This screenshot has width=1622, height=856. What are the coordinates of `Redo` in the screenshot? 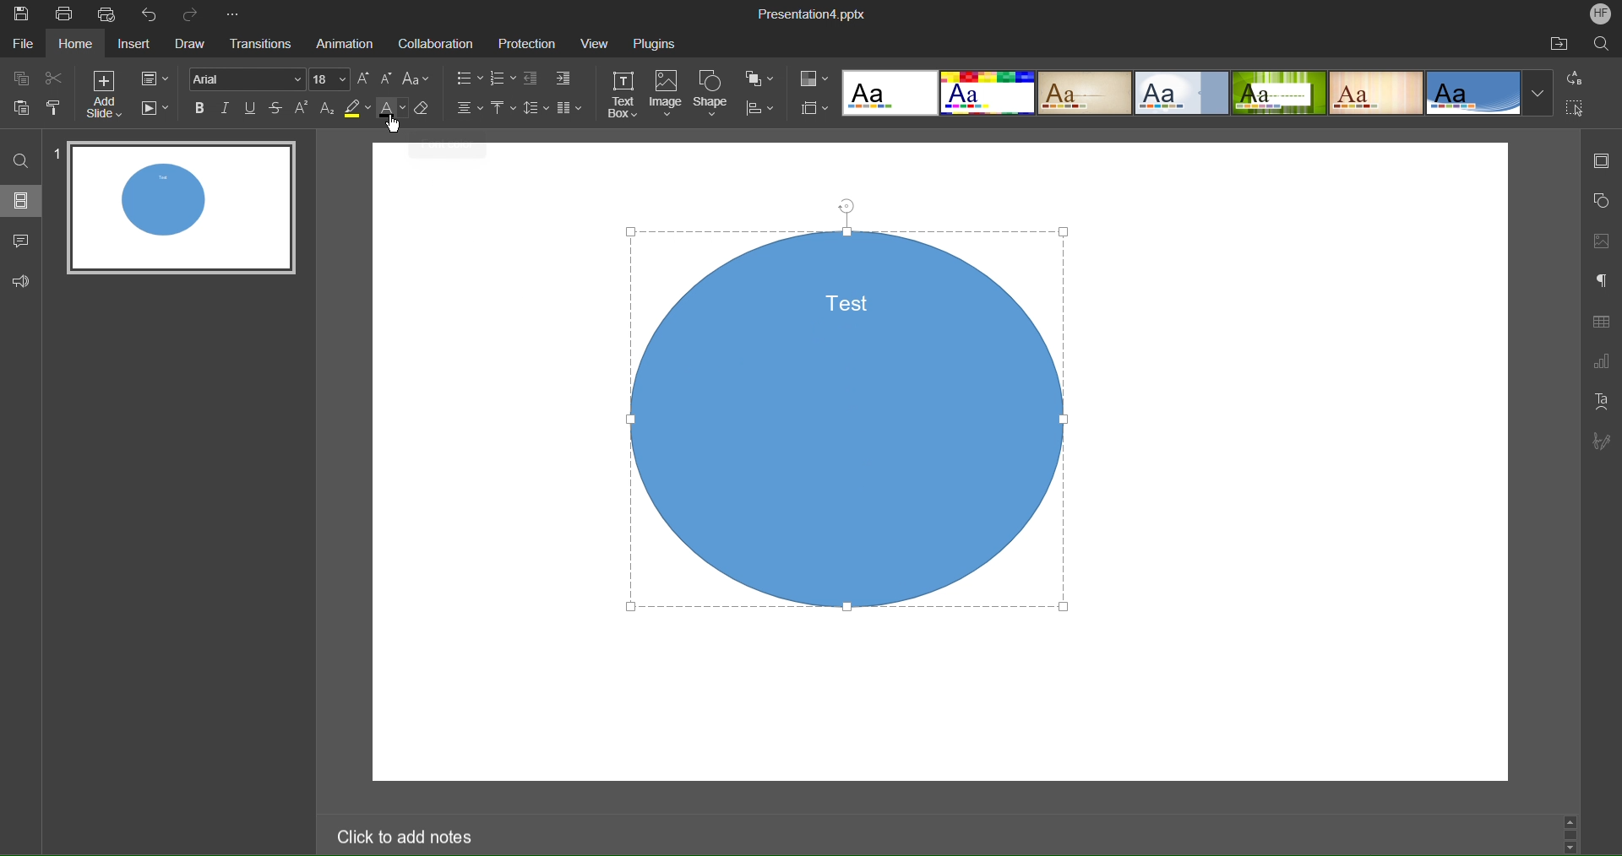 It's located at (195, 14).